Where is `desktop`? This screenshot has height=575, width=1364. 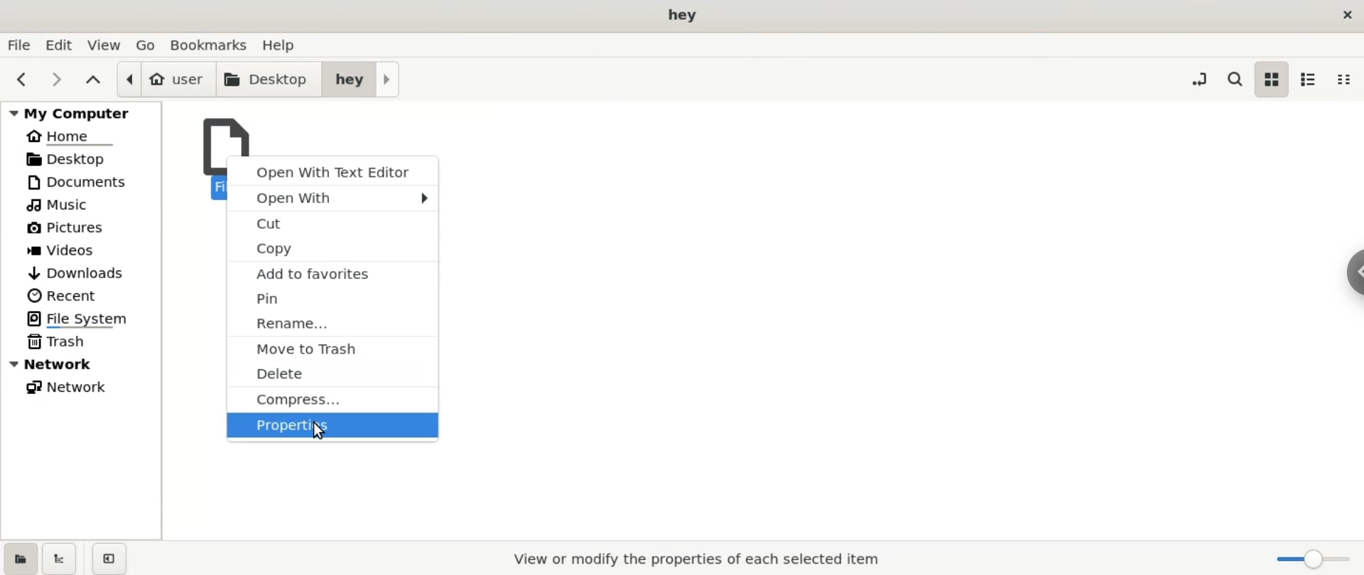 desktop is located at coordinates (688, 15).